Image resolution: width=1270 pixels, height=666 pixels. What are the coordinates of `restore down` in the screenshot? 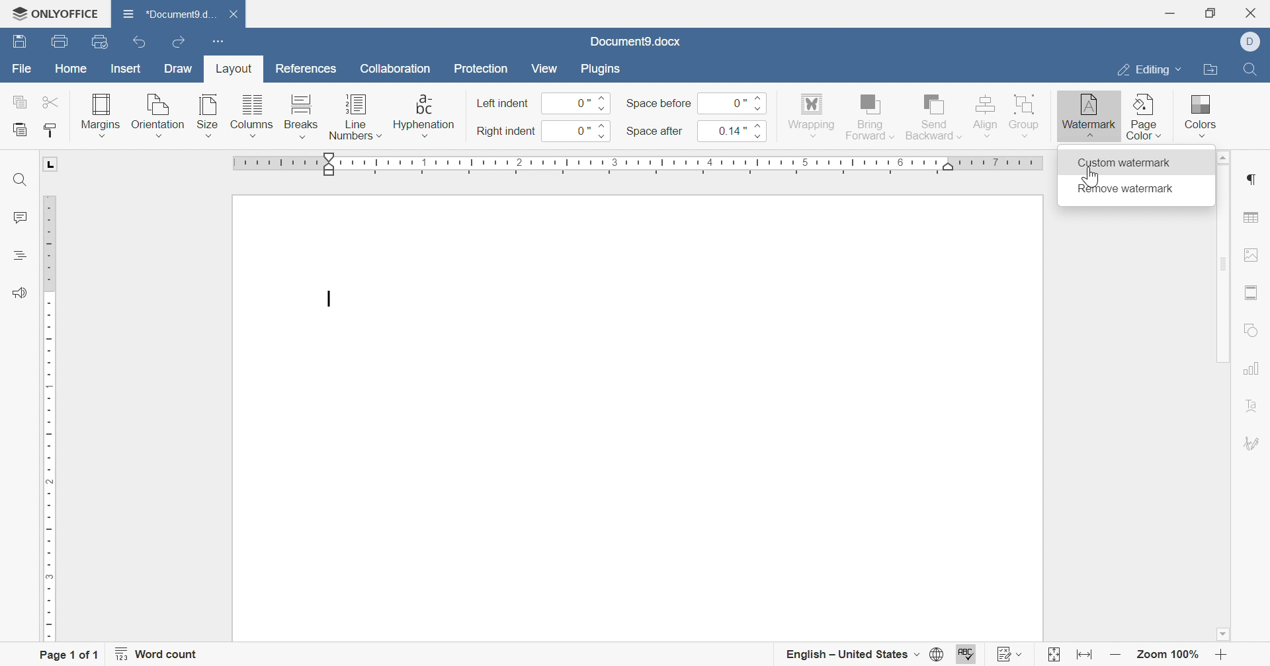 It's located at (1214, 13).